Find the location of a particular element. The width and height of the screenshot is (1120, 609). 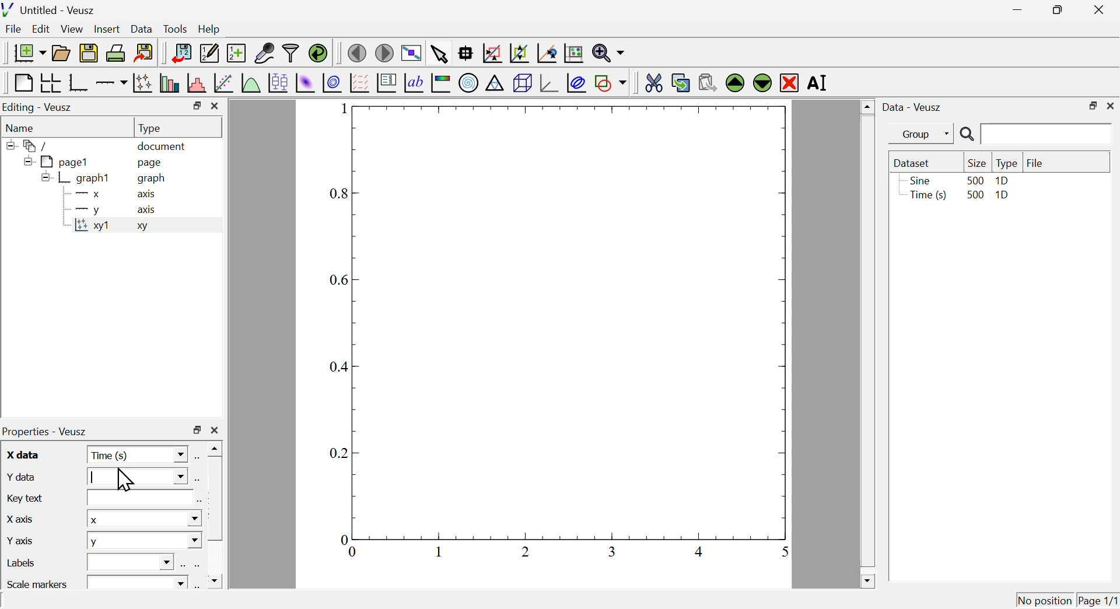

no position is located at coordinates (1045, 599).